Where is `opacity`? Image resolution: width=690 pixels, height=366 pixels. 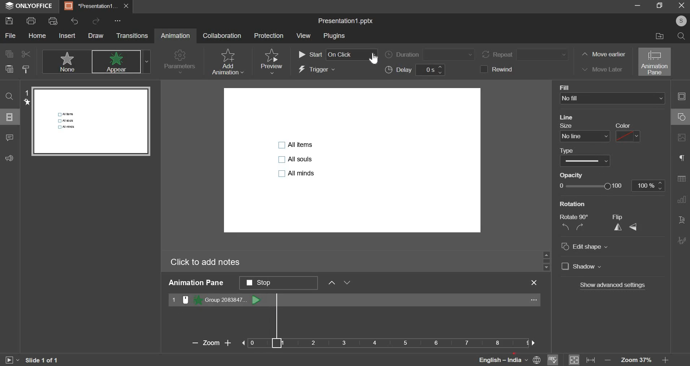 opacity is located at coordinates (612, 186).